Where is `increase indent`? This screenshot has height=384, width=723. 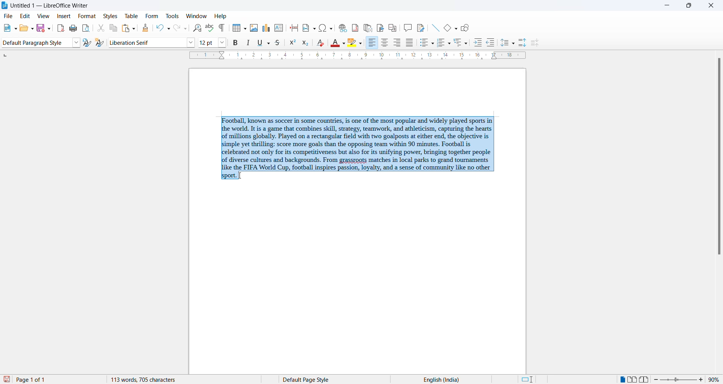
increase indent is located at coordinates (478, 42).